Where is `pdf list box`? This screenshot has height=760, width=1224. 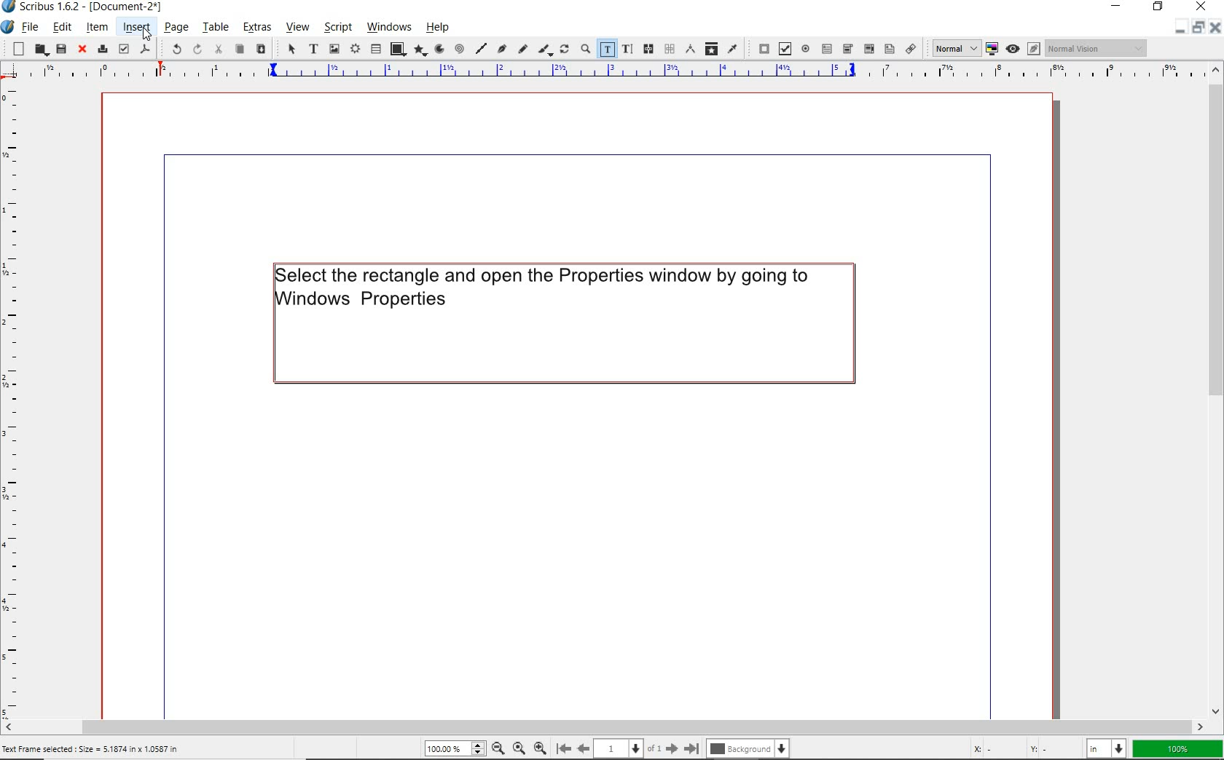
pdf list box is located at coordinates (869, 50).